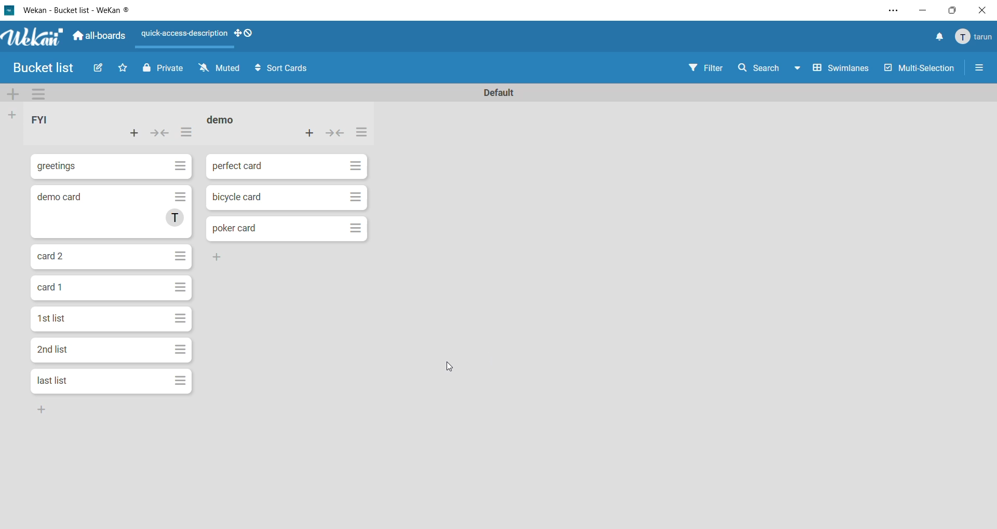 The height and width of the screenshot is (529, 997). I want to click on 1st list, so click(111, 318).